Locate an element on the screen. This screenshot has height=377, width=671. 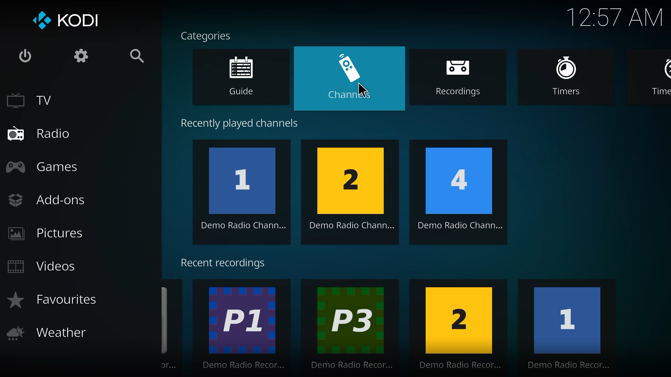
1 Demo Radio Chann... is located at coordinates (244, 192).